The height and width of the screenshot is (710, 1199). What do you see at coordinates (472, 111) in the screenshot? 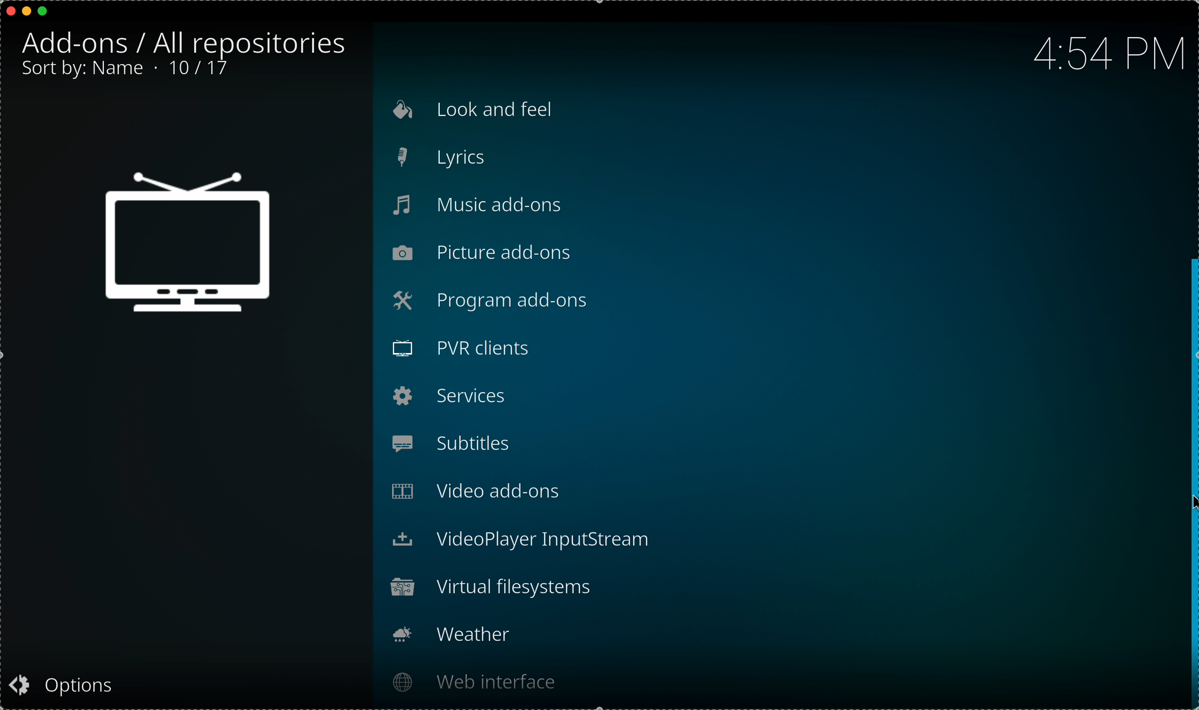
I see `look and feel` at bounding box center [472, 111].